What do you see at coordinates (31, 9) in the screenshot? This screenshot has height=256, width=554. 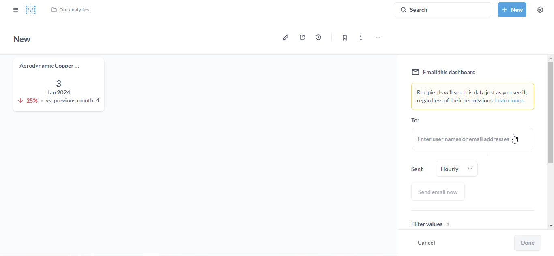 I see `logo` at bounding box center [31, 9].